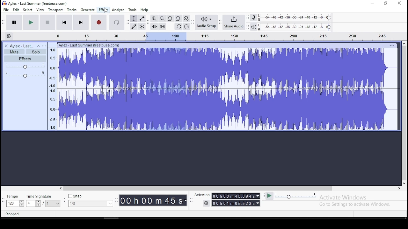 The height and width of the screenshot is (229, 408). What do you see at coordinates (91, 201) in the screenshot?
I see `snap` at bounding box center [91, 201].